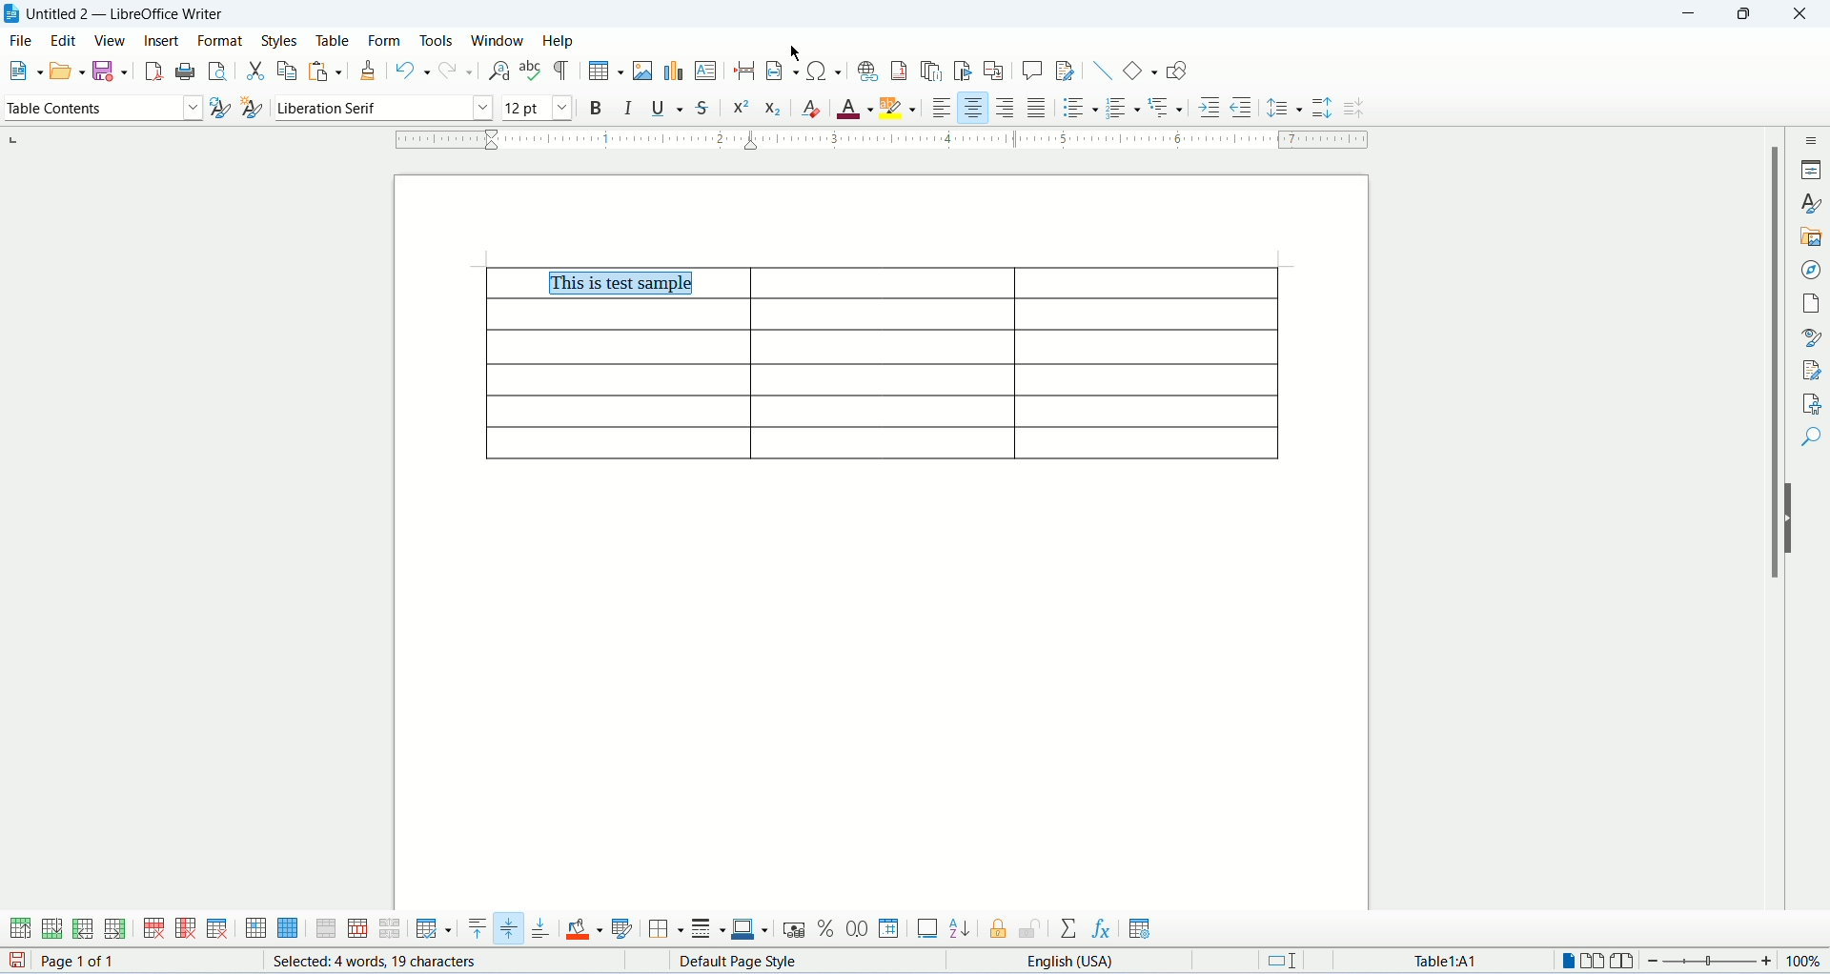 This screenshot has width=1830, height=974. I want to click on view, so click(110, 41).